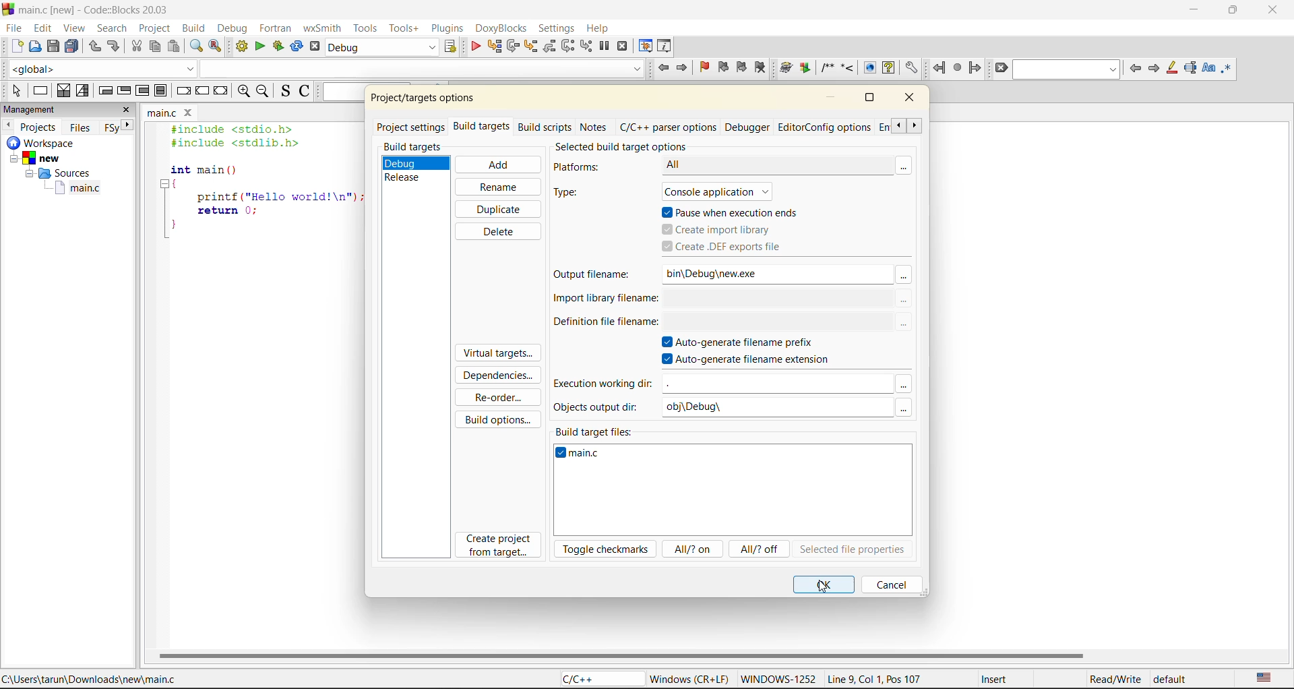 This screenshot has height=689, width=1294. What do you see at coordinates (600, 407) in the screenshot?
I see `objects output dir` at bounding box center [600, 407].